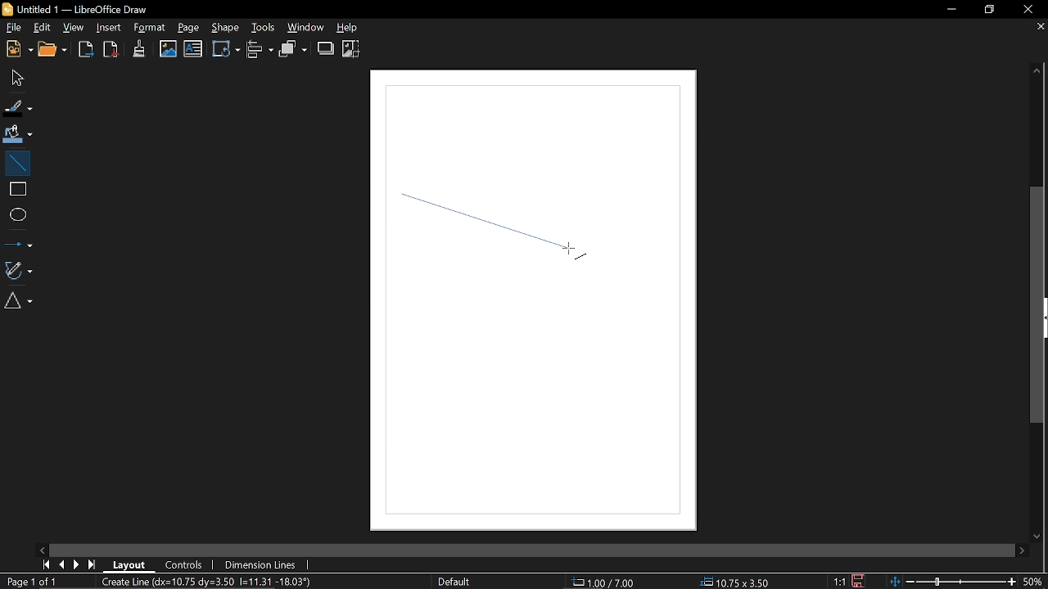  Describe the element at coordinates (1035, 582) in the screenshot. I see `Current zoom` at that location.